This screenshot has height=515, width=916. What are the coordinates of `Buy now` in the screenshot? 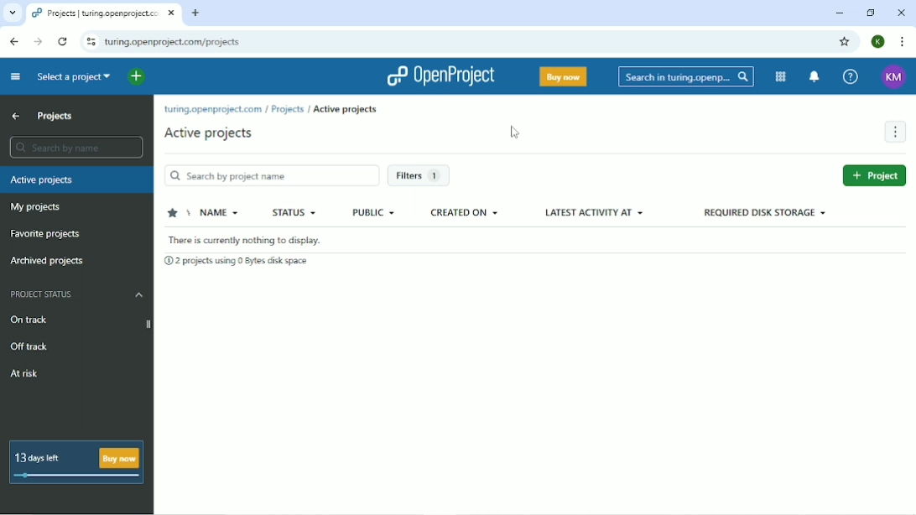 It's located at (562, 76).